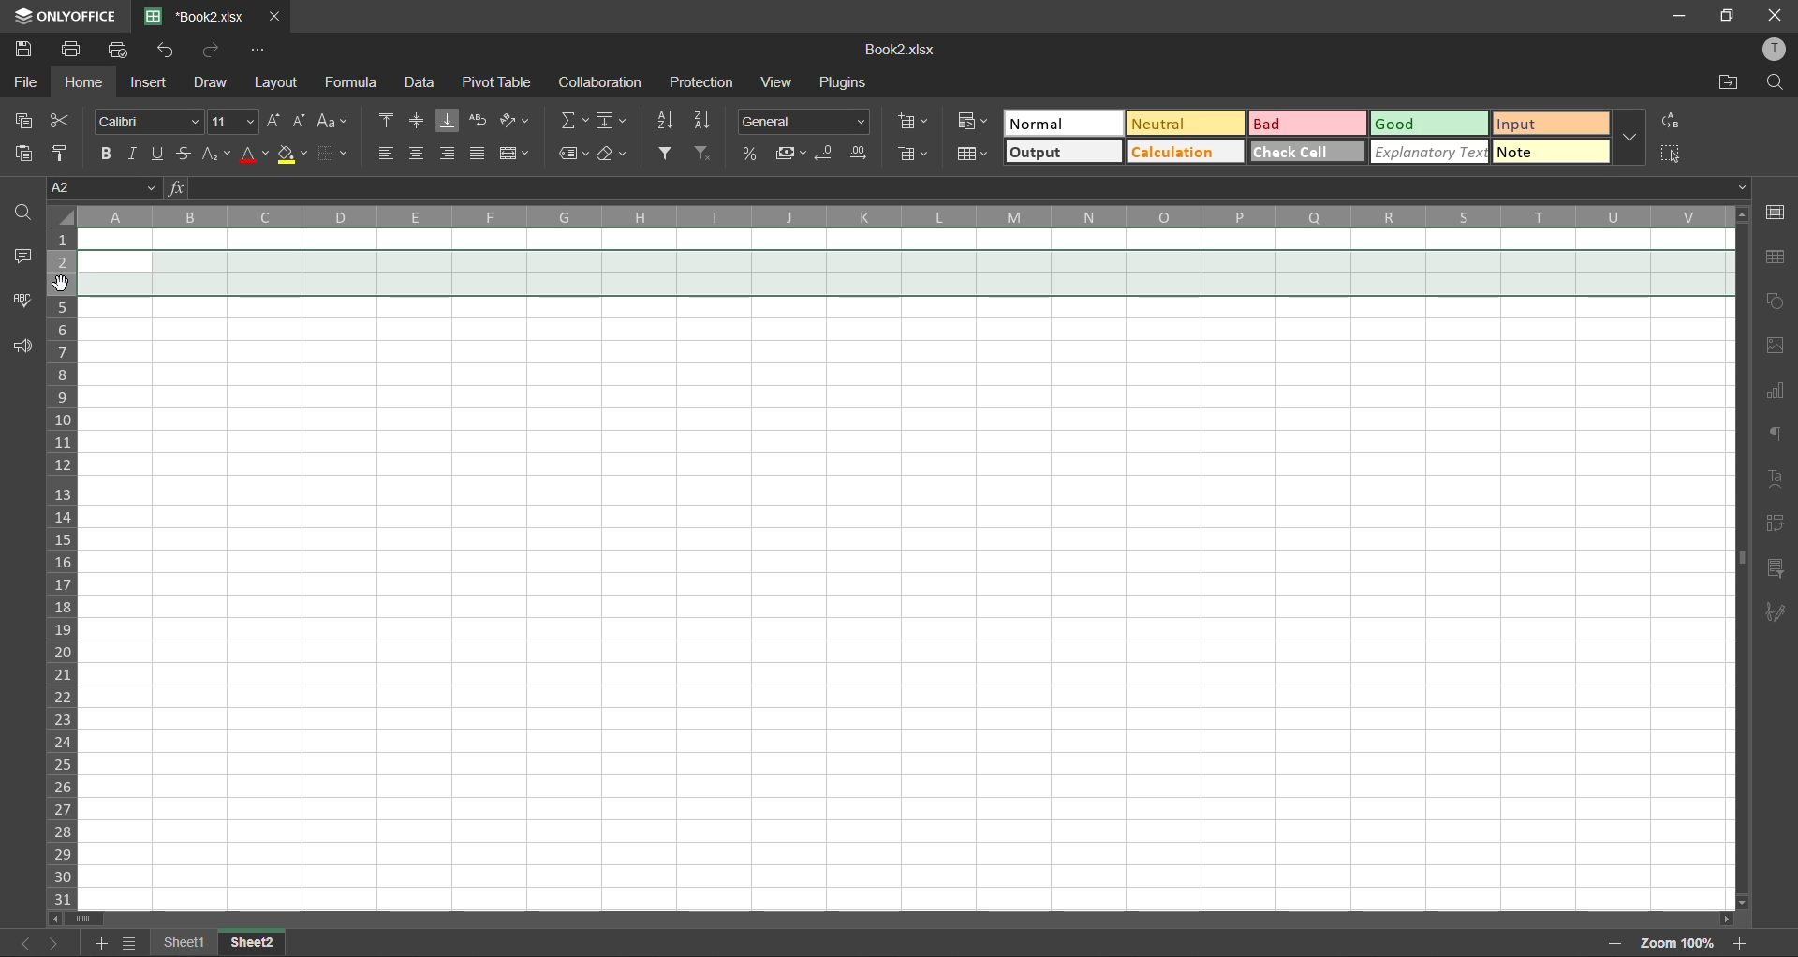 The image size is (1798, 957). Describe the element at coordinates (901, 50) in the screenshot. I see `Book2.xlsx` at that location.